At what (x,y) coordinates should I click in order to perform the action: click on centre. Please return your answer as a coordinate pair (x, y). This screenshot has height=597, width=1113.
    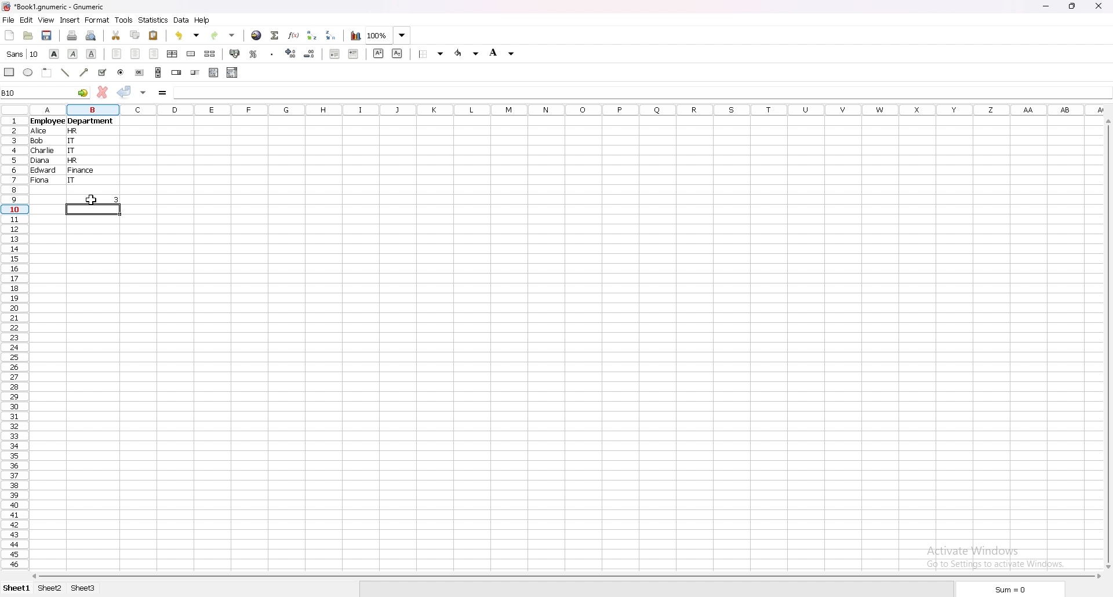
    Looking at the image, I should click on (136, 53).